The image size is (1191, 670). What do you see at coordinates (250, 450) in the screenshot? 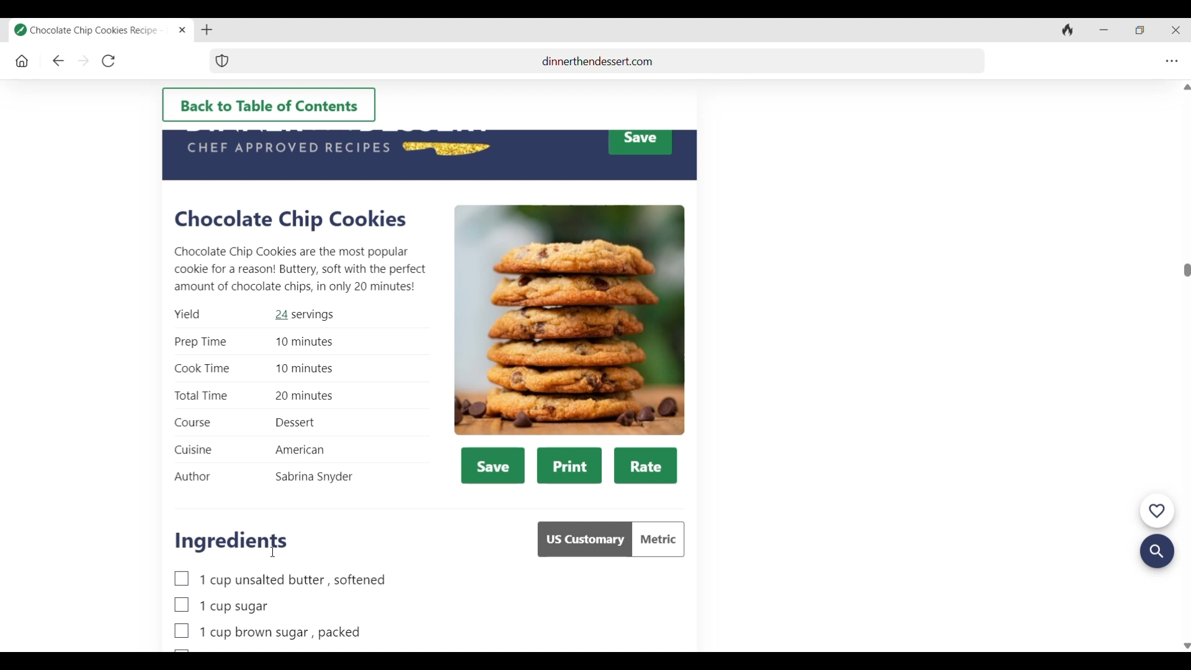
I see `Cuisine American` at bounding box center [250, 450].